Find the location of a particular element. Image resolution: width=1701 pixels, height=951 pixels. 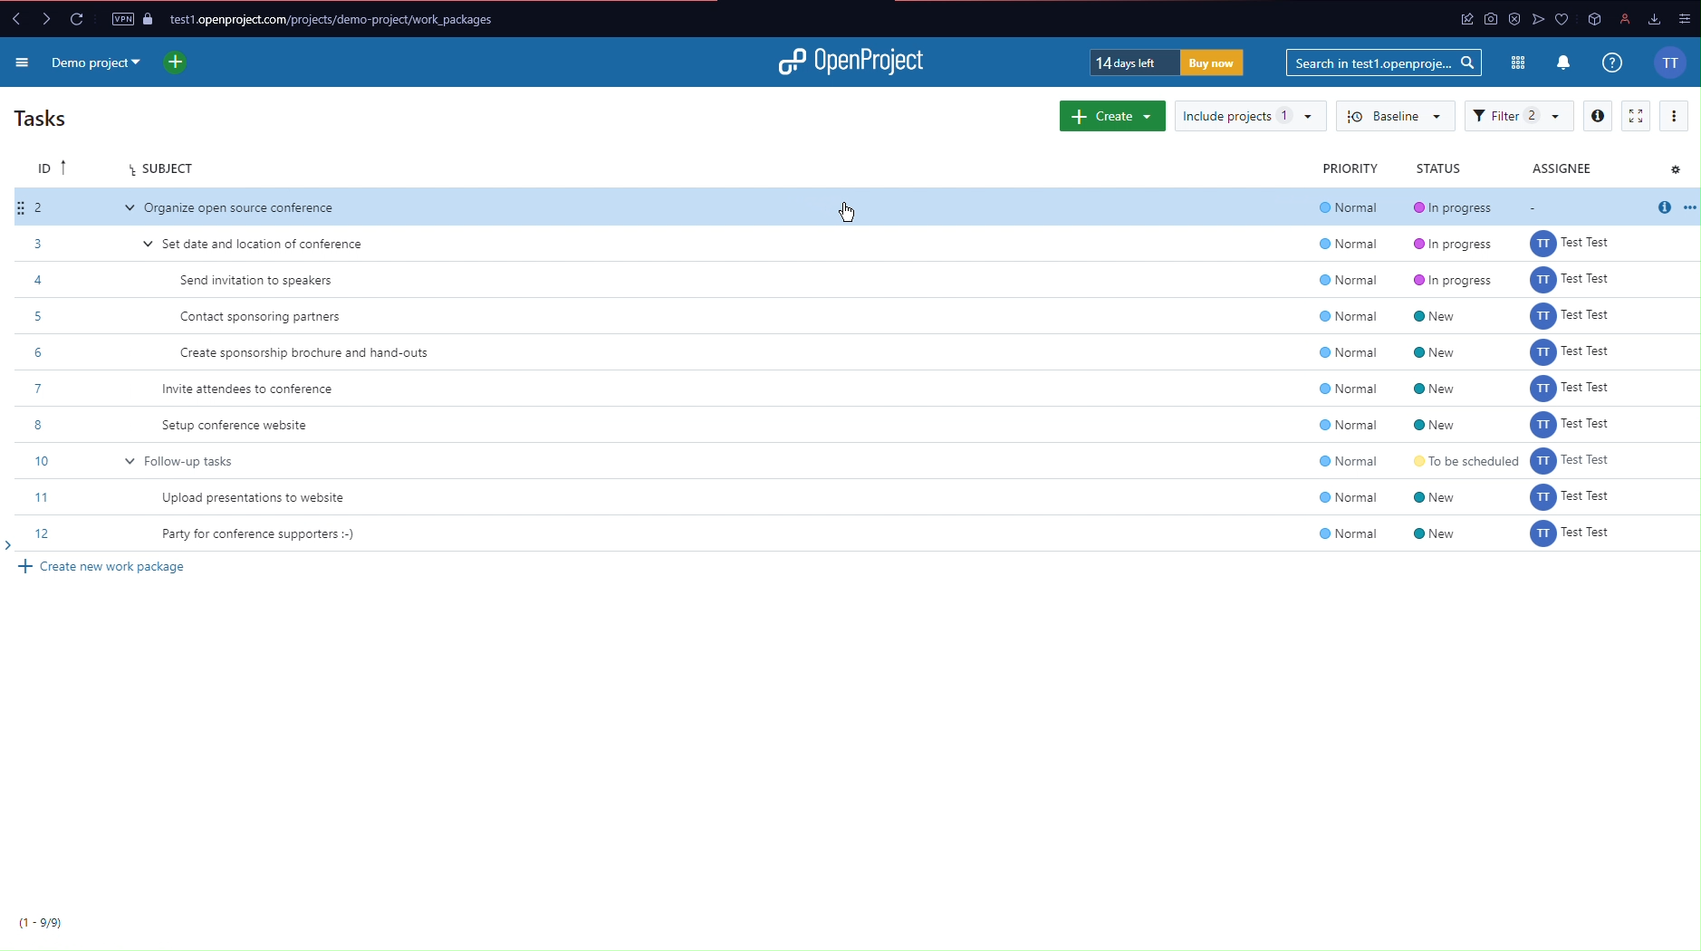

options is located at coordinates (1687, 207).